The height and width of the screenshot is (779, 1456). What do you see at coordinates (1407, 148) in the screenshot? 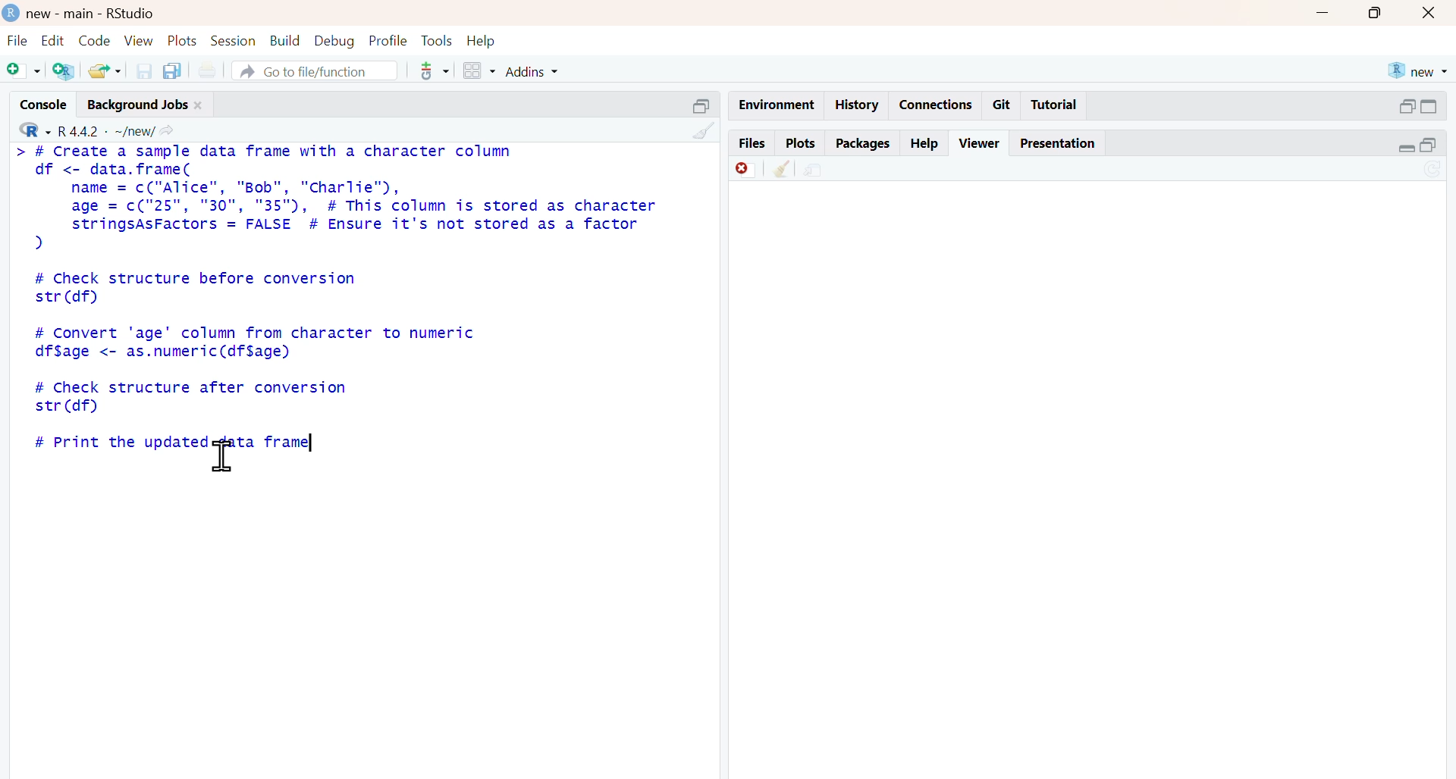
I see `expand/collapse` at bounding box center [1407, 148].